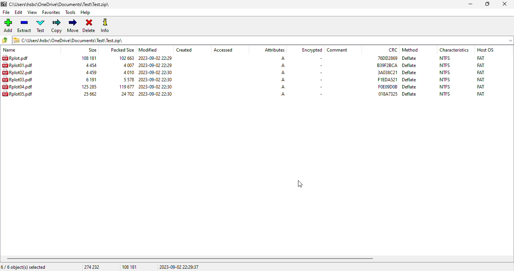  Describe the element at coordinates (263, 40) in the screenshot. I see `.zip archive` at that location.